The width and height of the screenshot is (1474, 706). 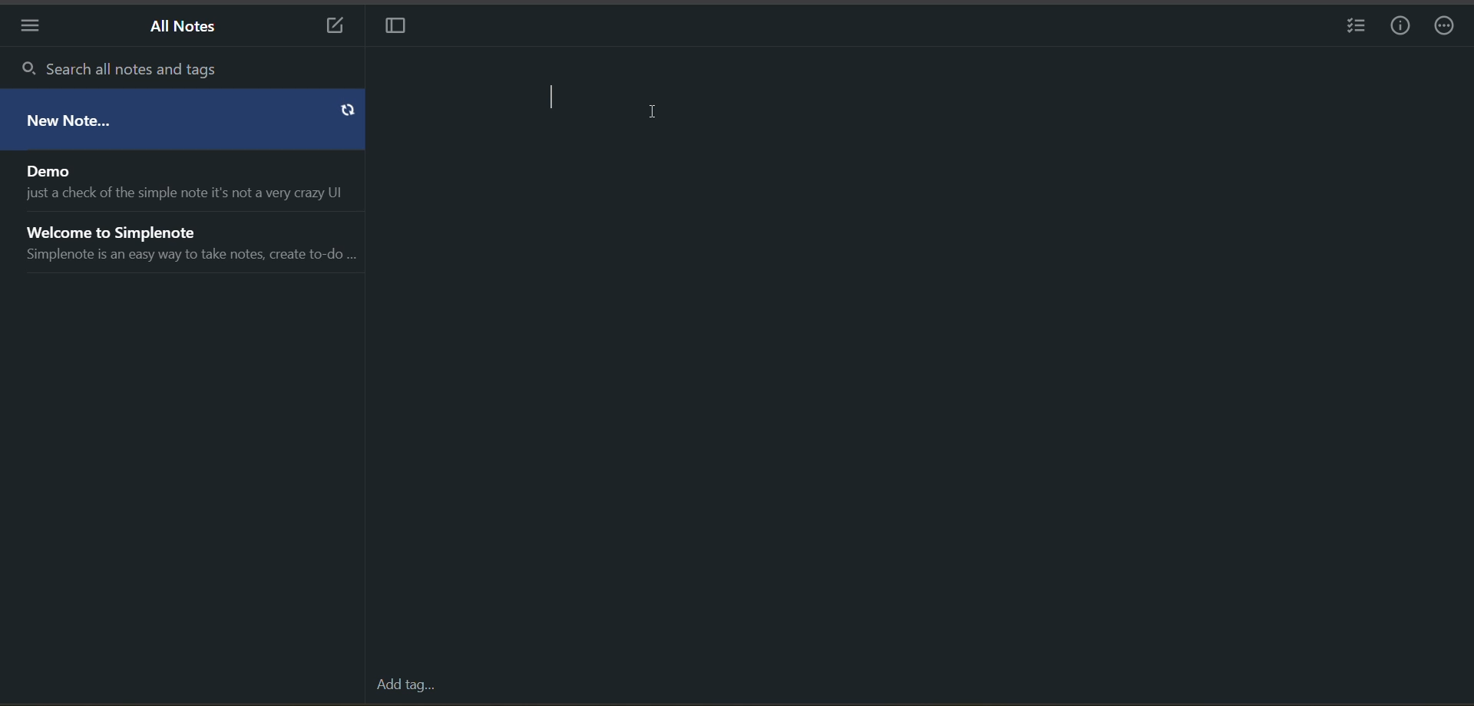 I want to click on menu, so click(x=28, y=29).